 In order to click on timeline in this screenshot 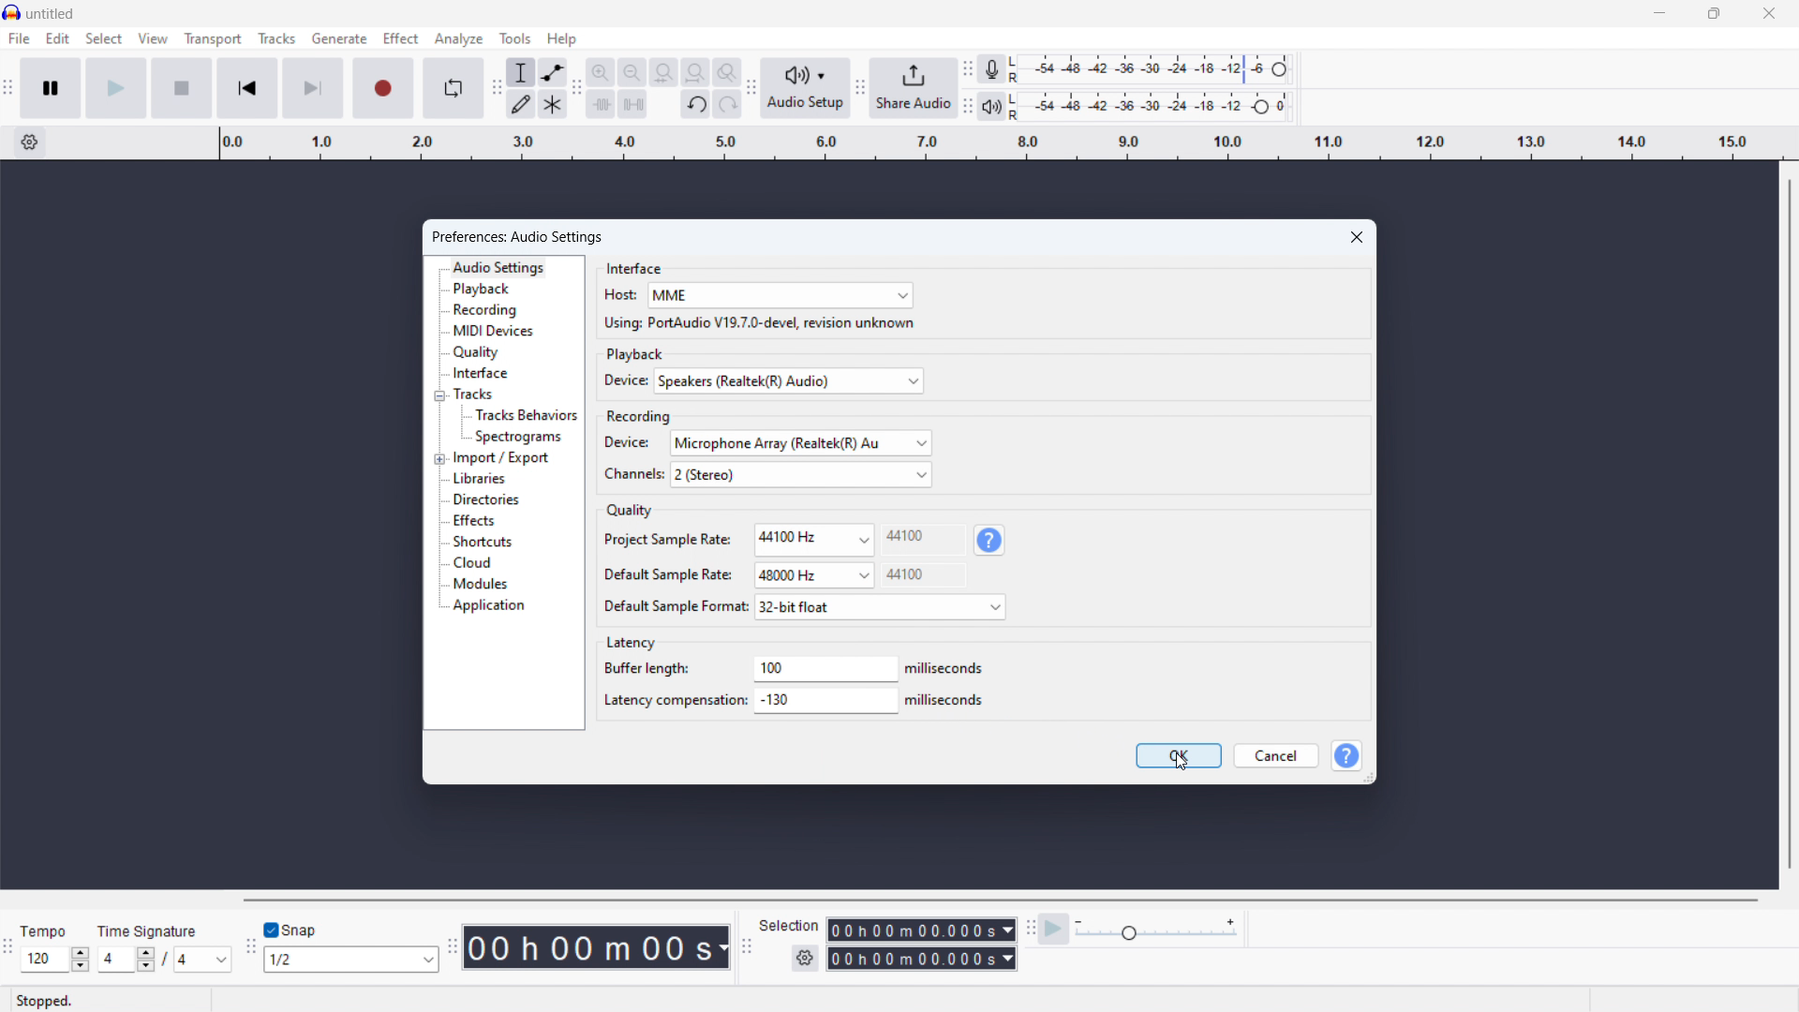, I will do `click(997, 143)`.